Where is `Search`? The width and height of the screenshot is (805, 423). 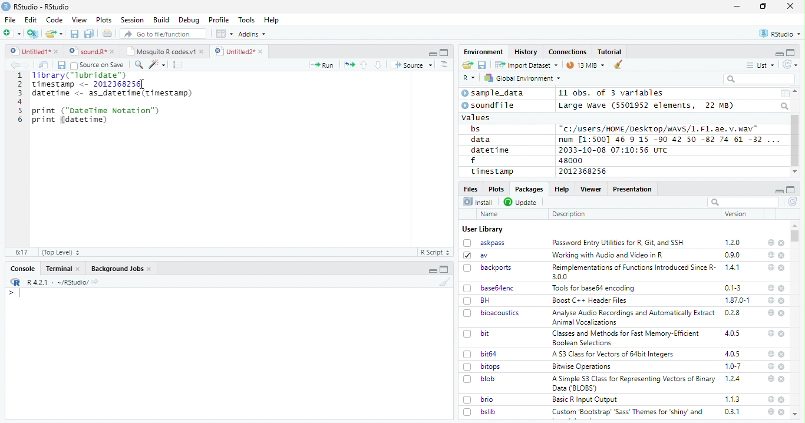 Search is located at coordinates (786, 106).